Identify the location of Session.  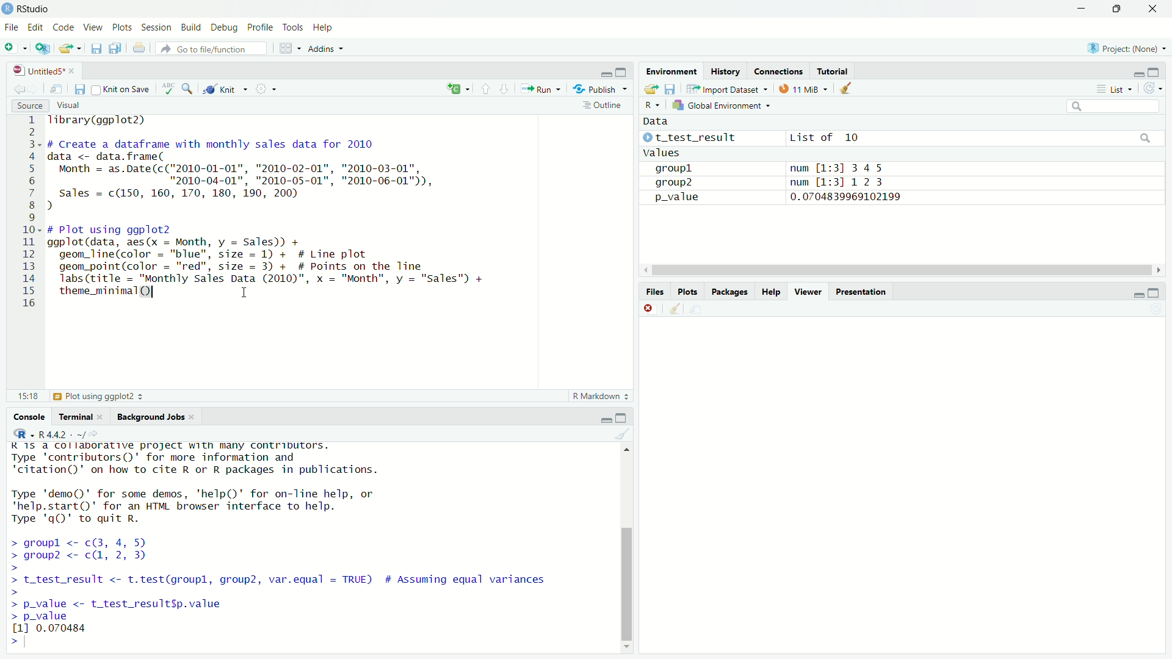
(157, 27).